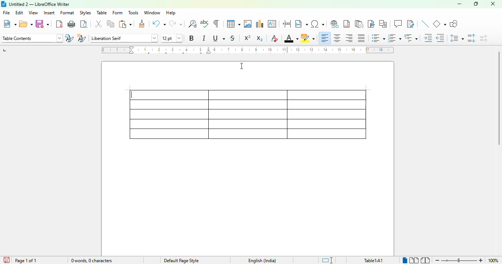 This screenshot has width=502, height=264. I want to click on toggle formatting marks, so click(216, 23).